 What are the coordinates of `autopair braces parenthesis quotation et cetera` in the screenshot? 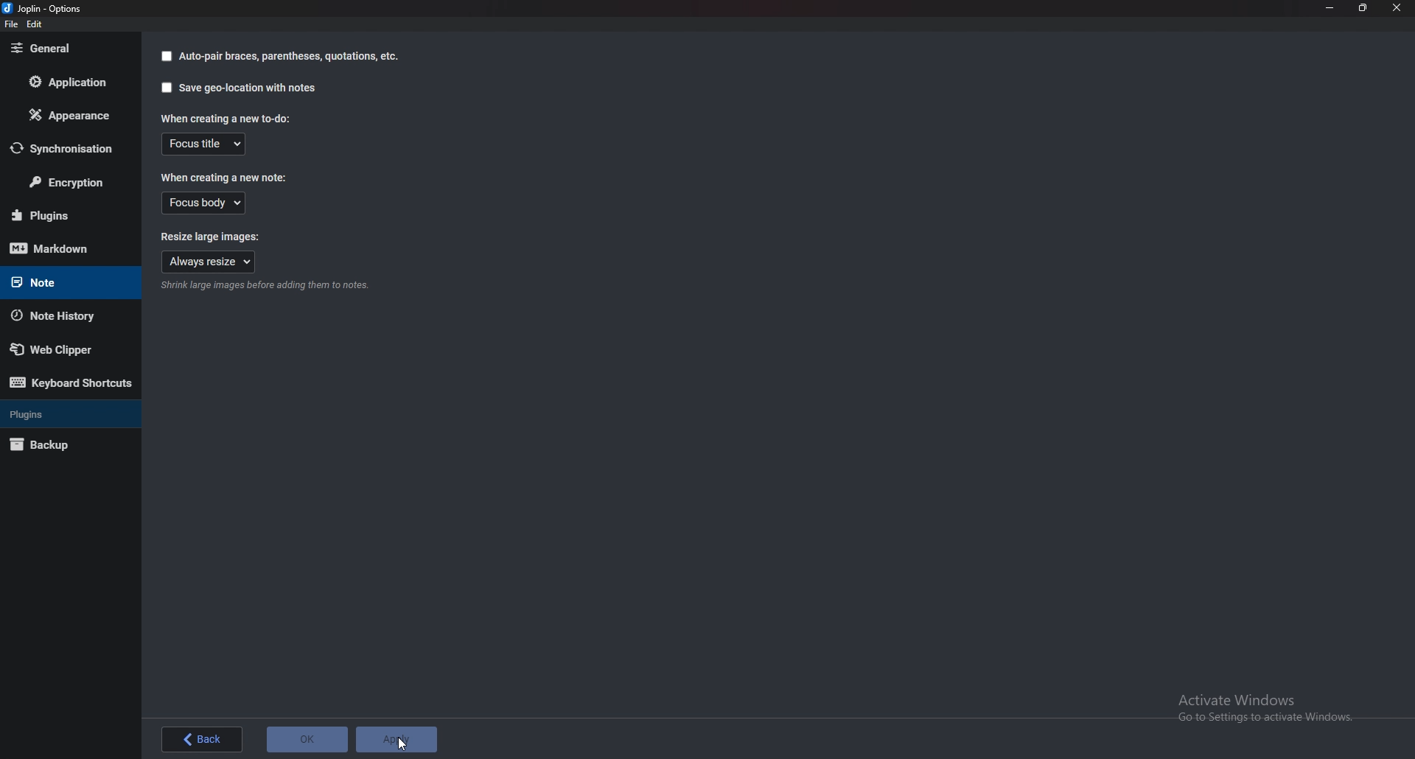 It's located at (279, 56).